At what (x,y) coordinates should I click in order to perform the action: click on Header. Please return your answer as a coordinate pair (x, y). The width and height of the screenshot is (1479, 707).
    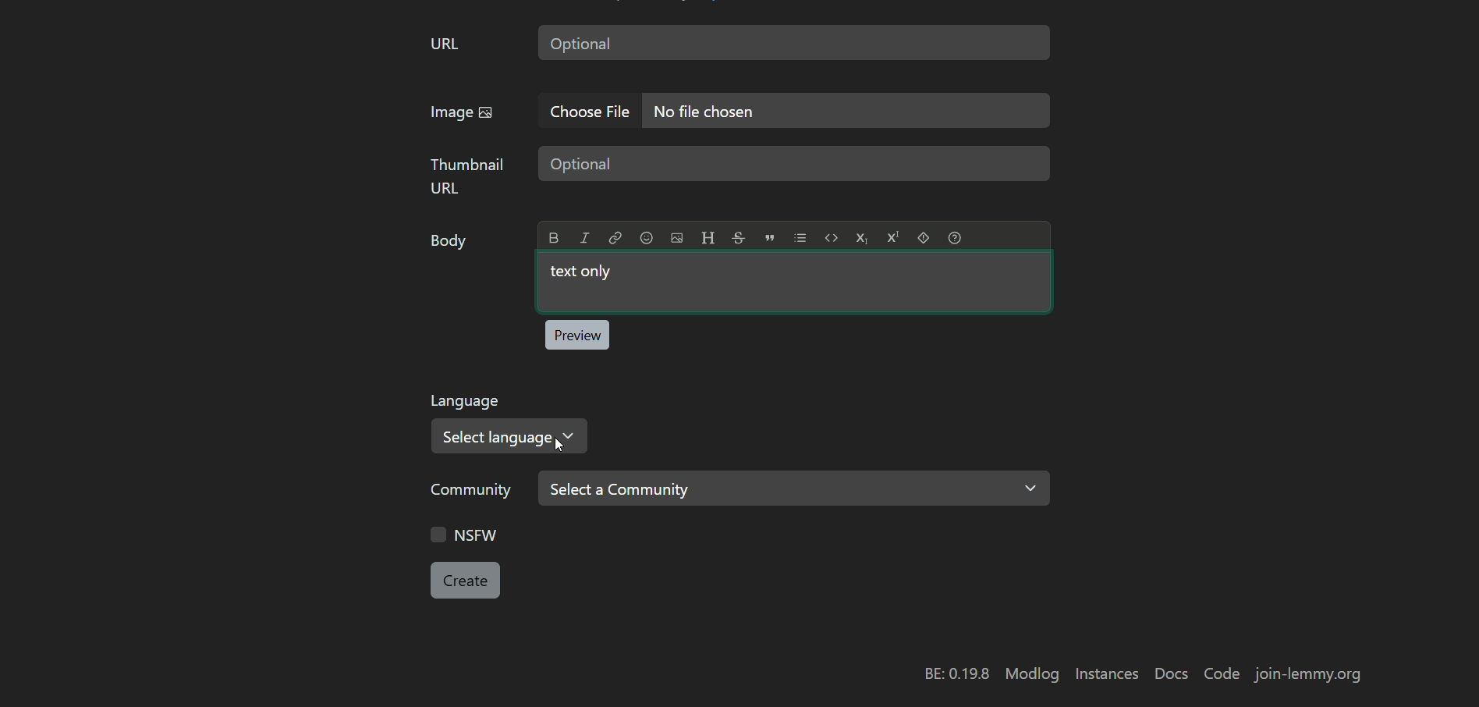
    Looking at the image, I should click on (708, 237).